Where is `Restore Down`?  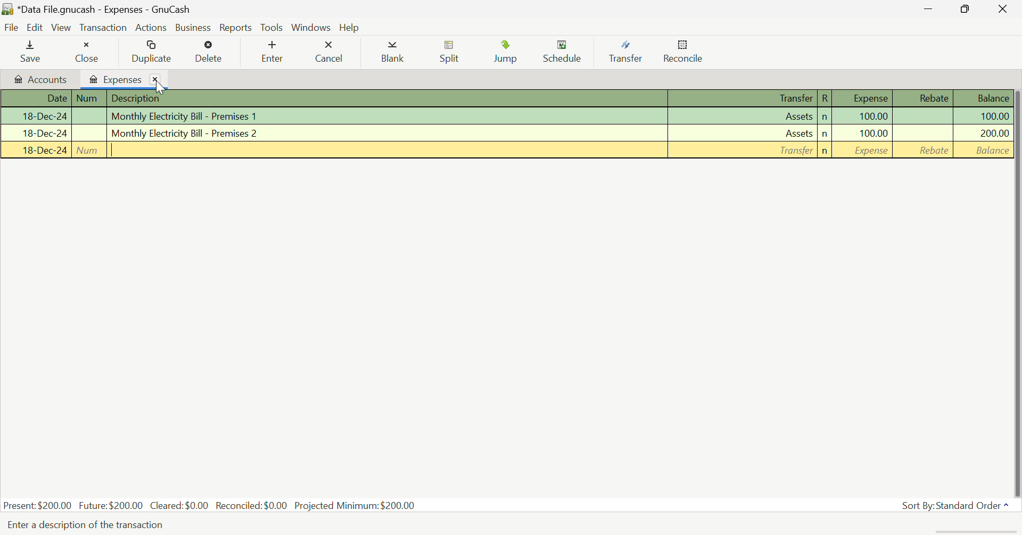
Restore Down is located at coordinates (927, 8).